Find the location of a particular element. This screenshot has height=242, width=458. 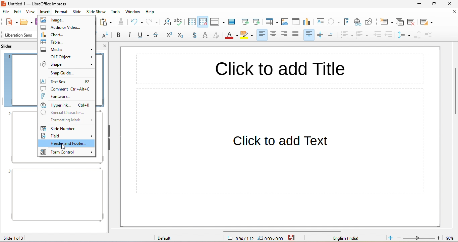

header and footer is located at coordinates (66, 144).